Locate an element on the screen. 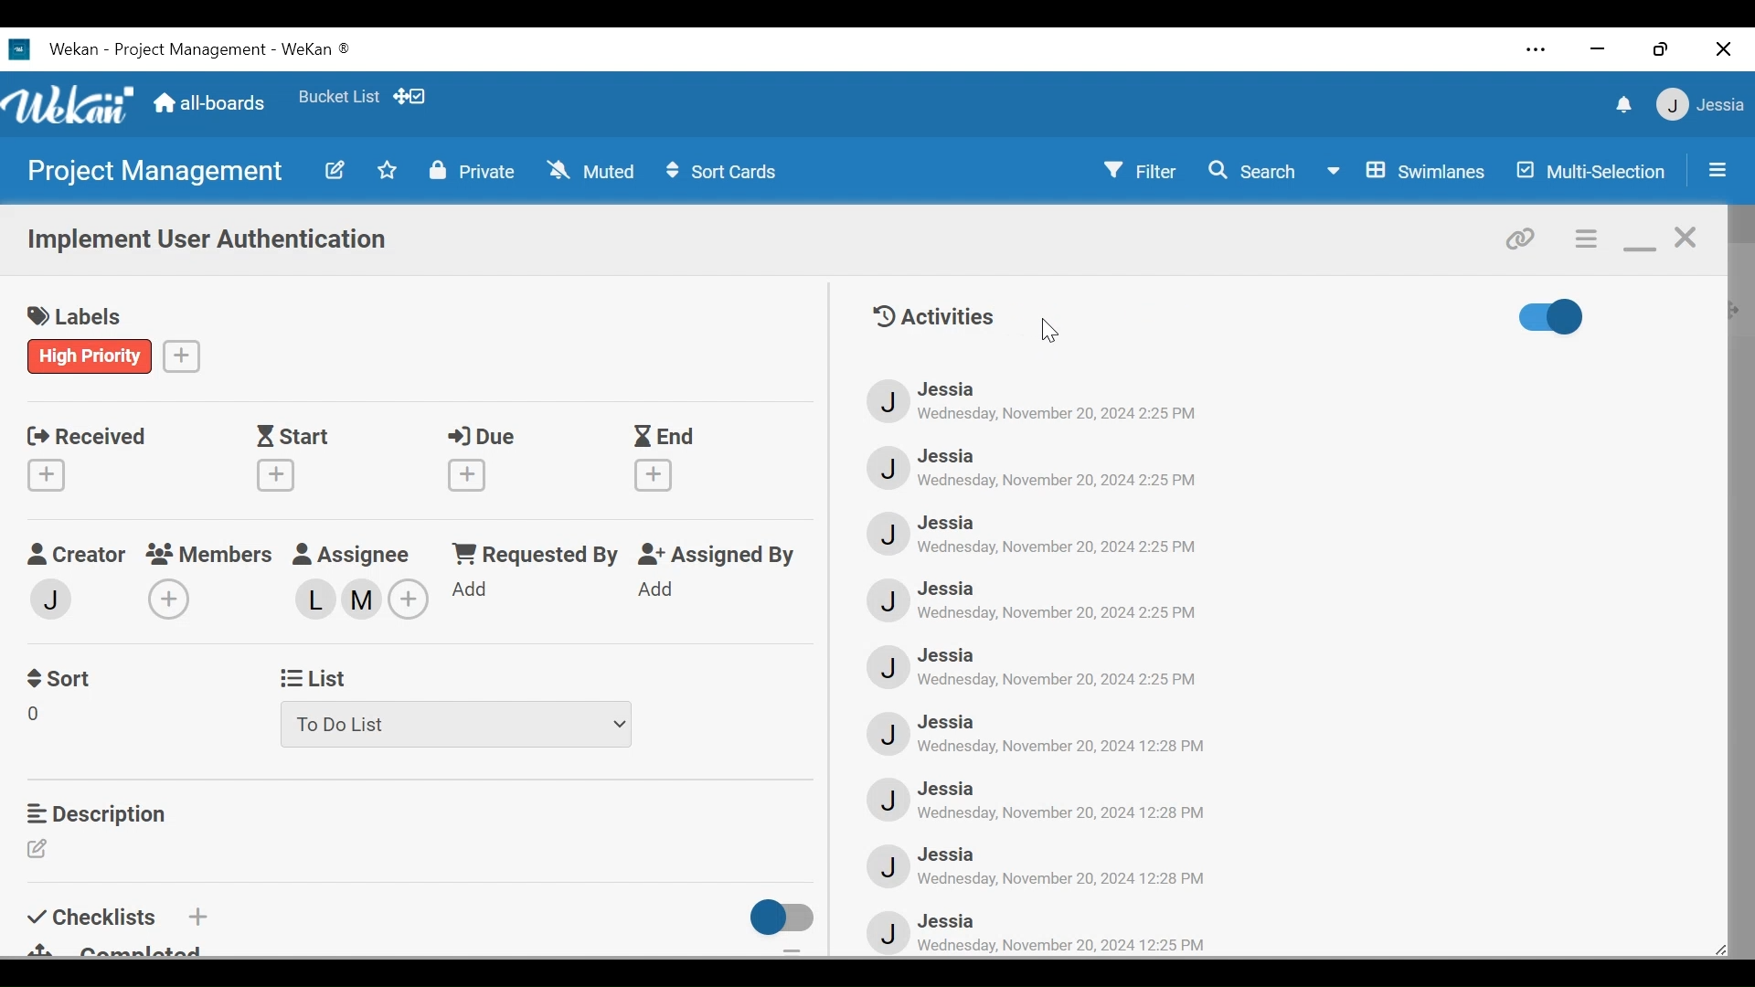  Create Due Date is located at coordinates (465, 476).